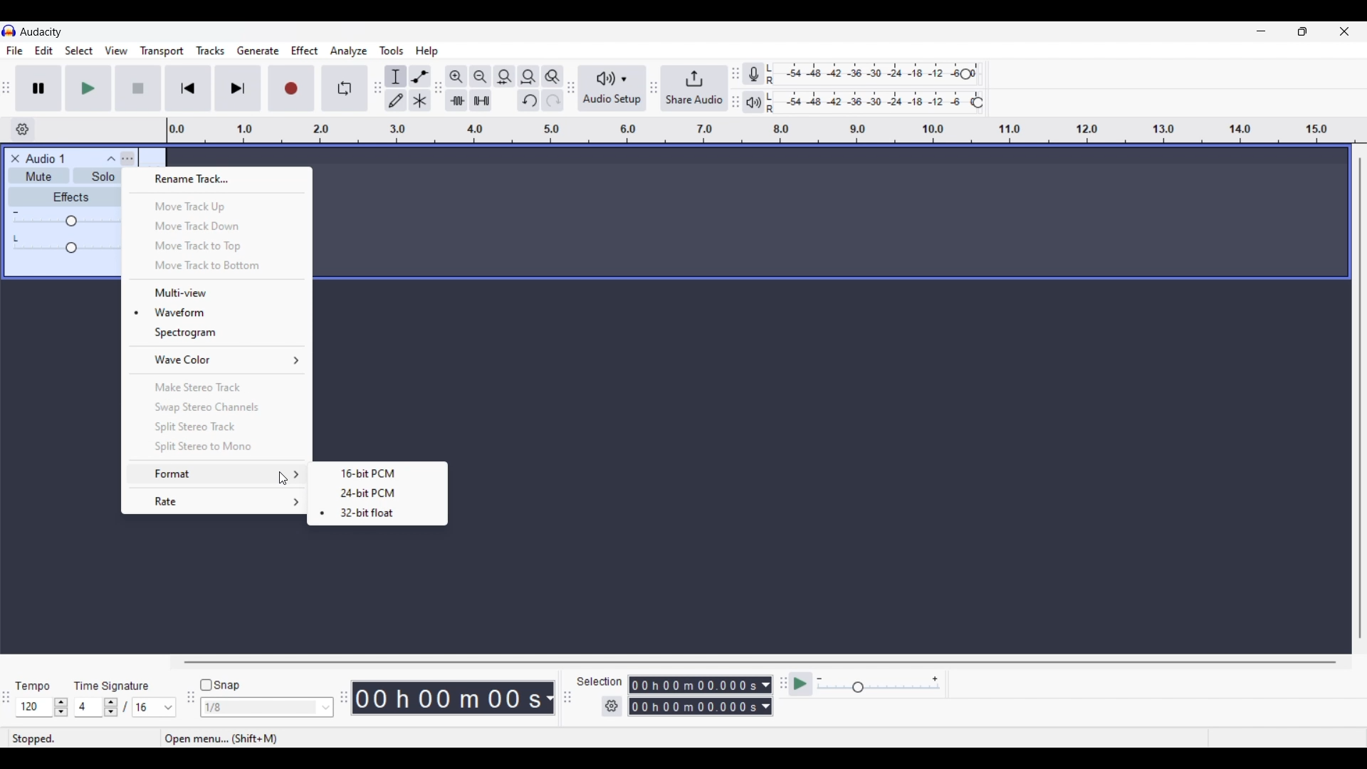 The width and height of the screenshot is (1367, 769). Describe the element at coordinates (66, 222) in the screenshot. I see `Slider` at that location.